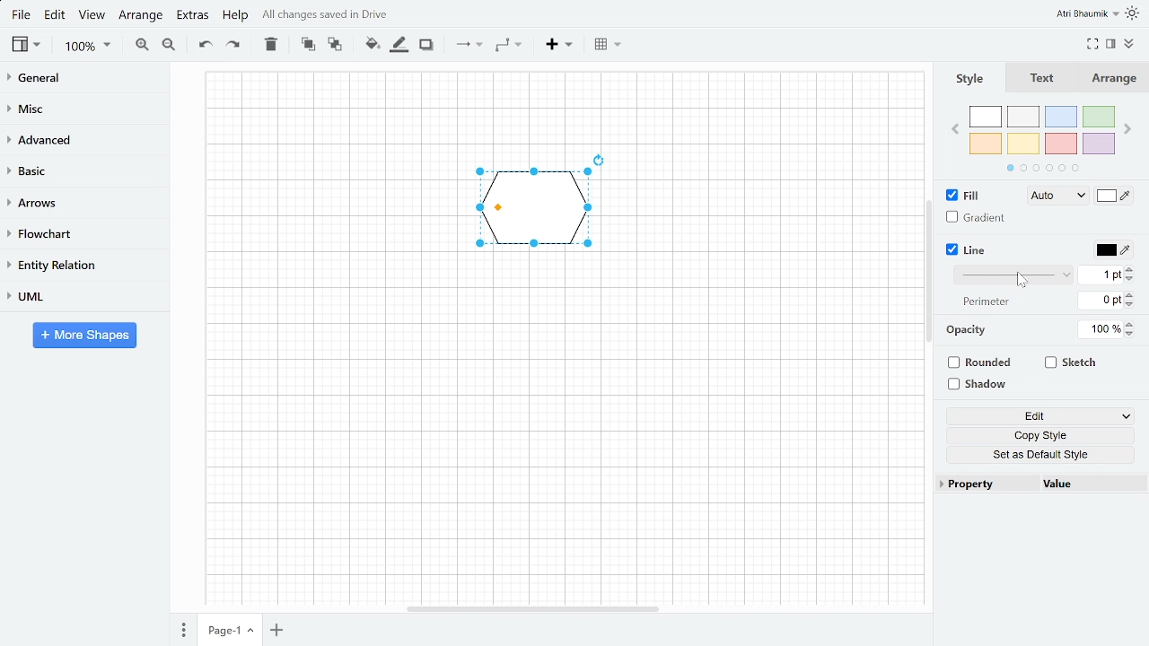 The image size is (1149, 646). What do you see at coordinates (327, 14) in the screenshot?
I see `All changes saved in drive` at bounding box center [327, 14].